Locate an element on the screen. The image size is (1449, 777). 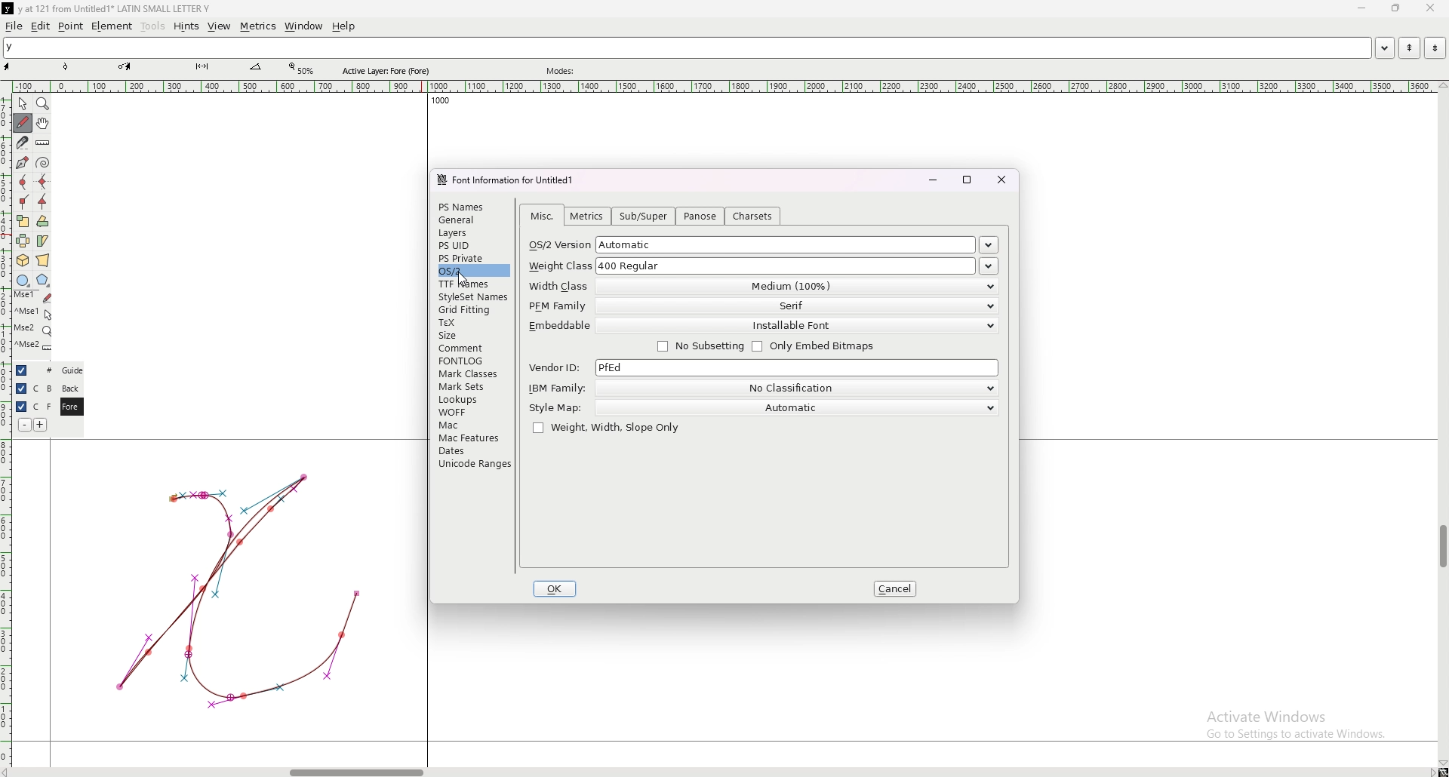
weight, width, slope only is located at coordinates (605, 428).